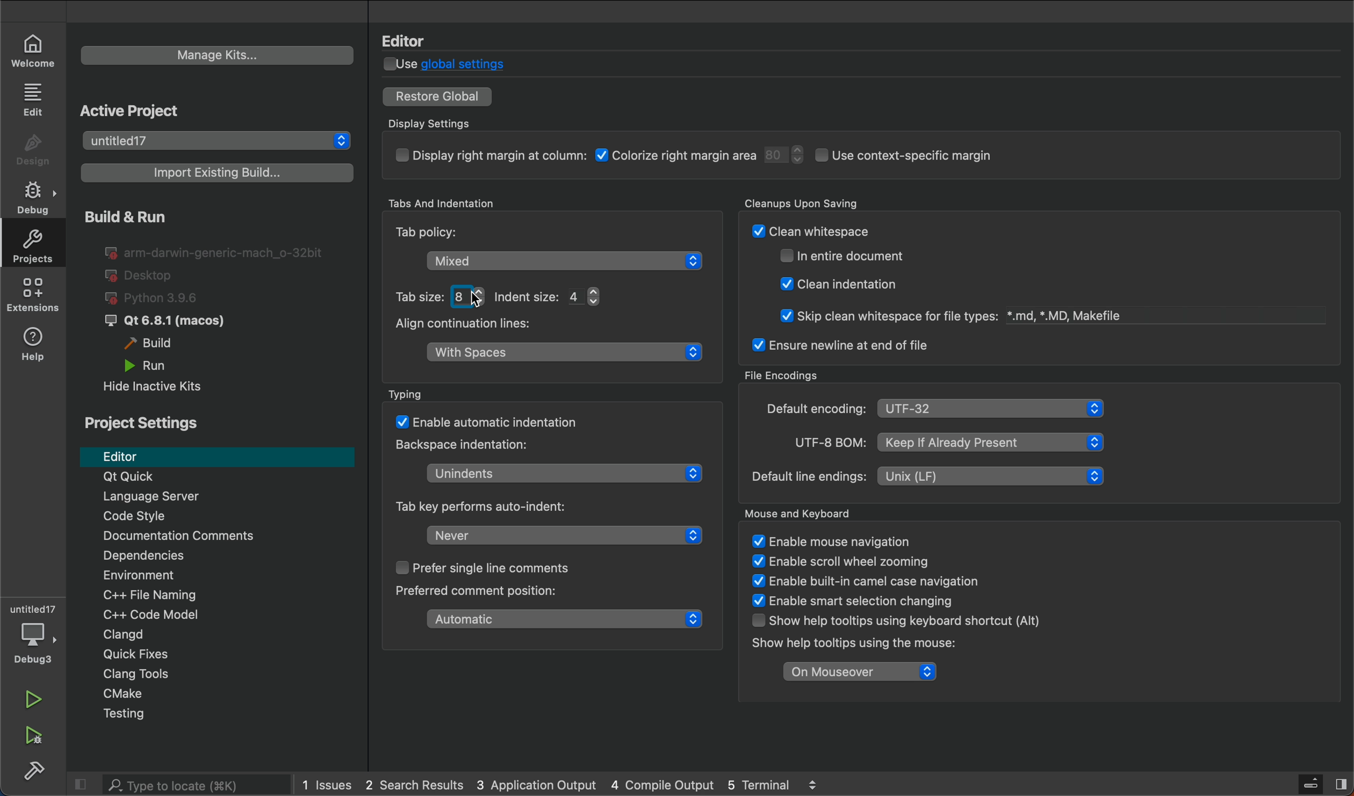 Image resolution: width=1354 pixels, height=796 pixels. Describe the element at coordinates (225, 577) in the screenshot. I see `Environment ` at that location.